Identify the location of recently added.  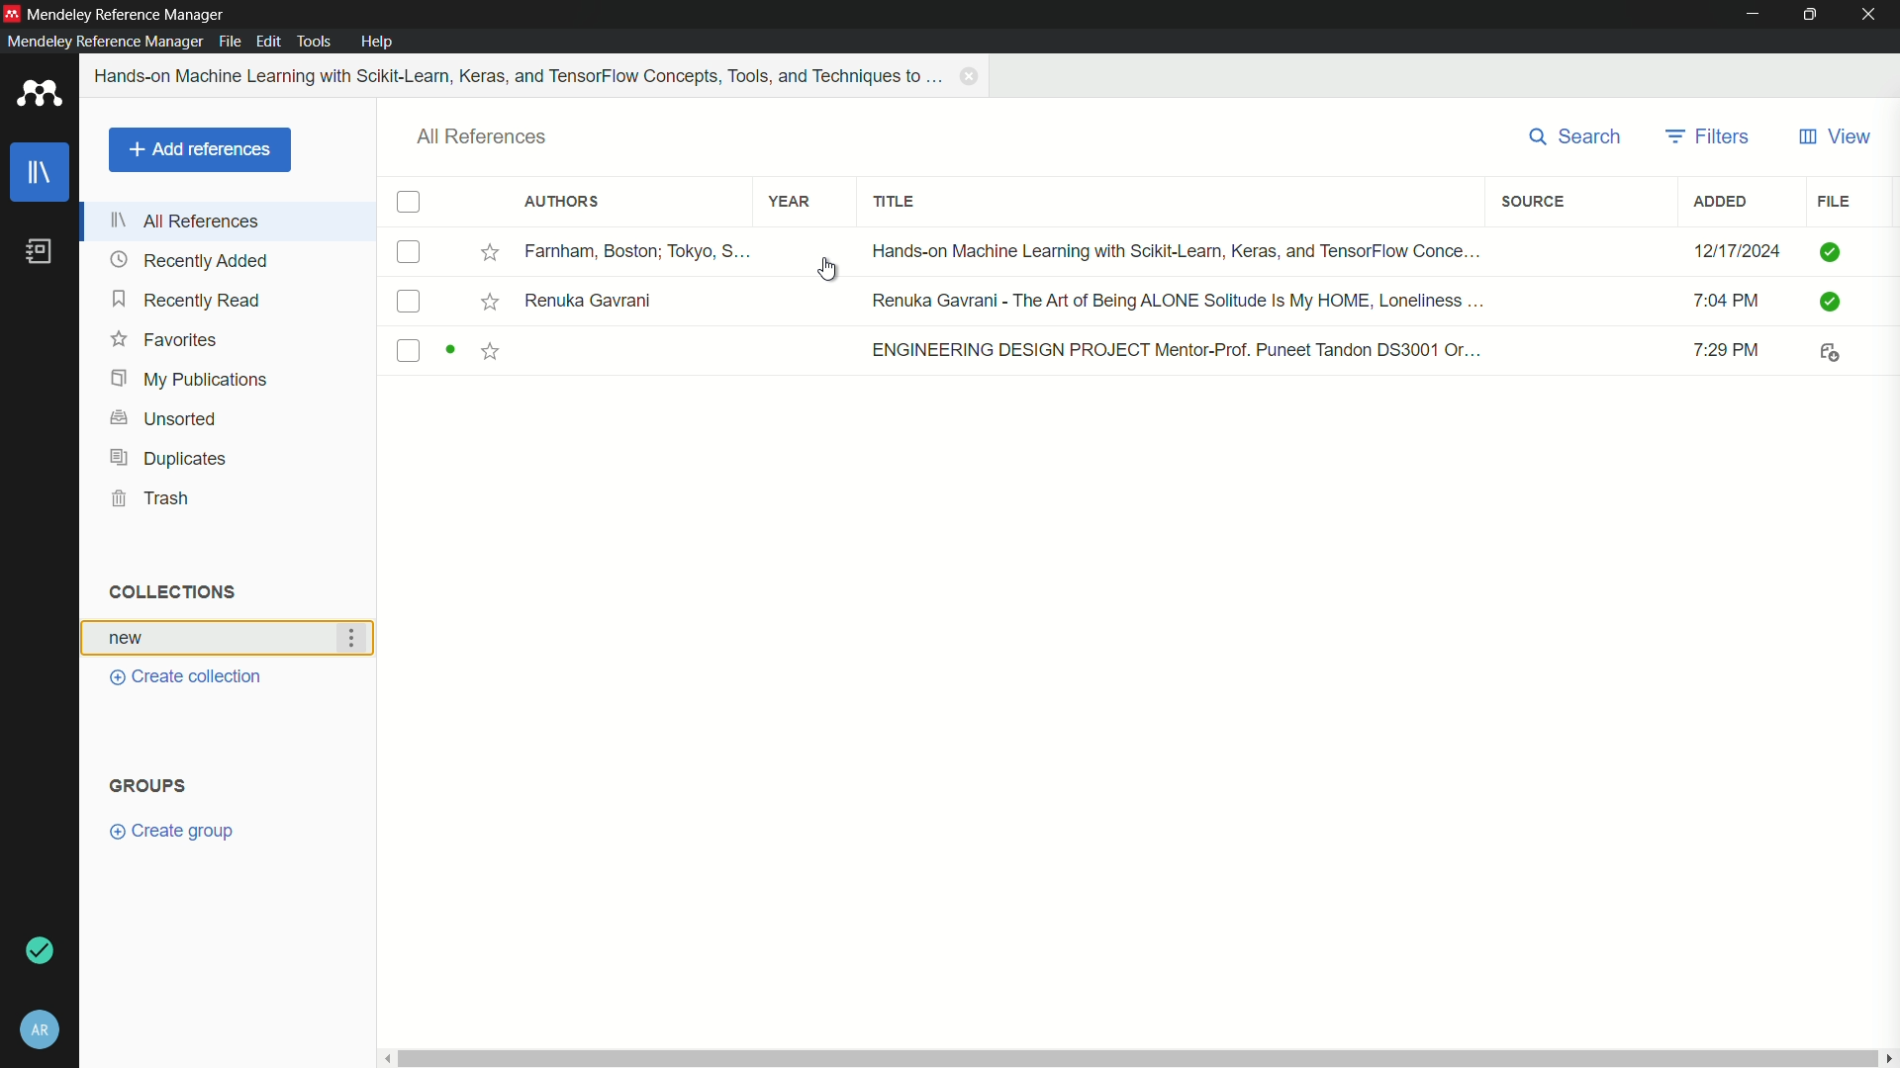
(189, 260).